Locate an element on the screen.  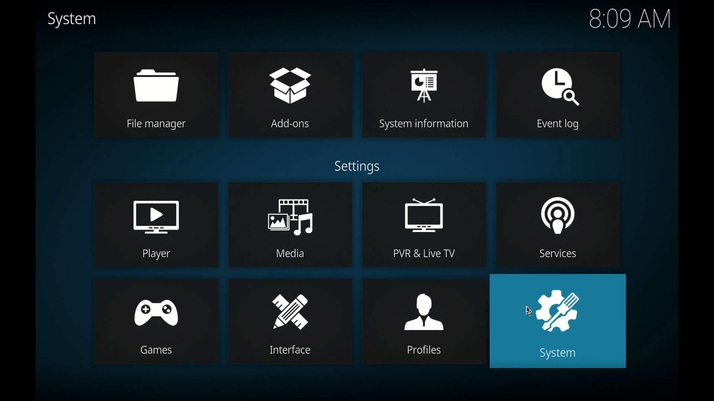
event log is located at coordinates (559, 95).